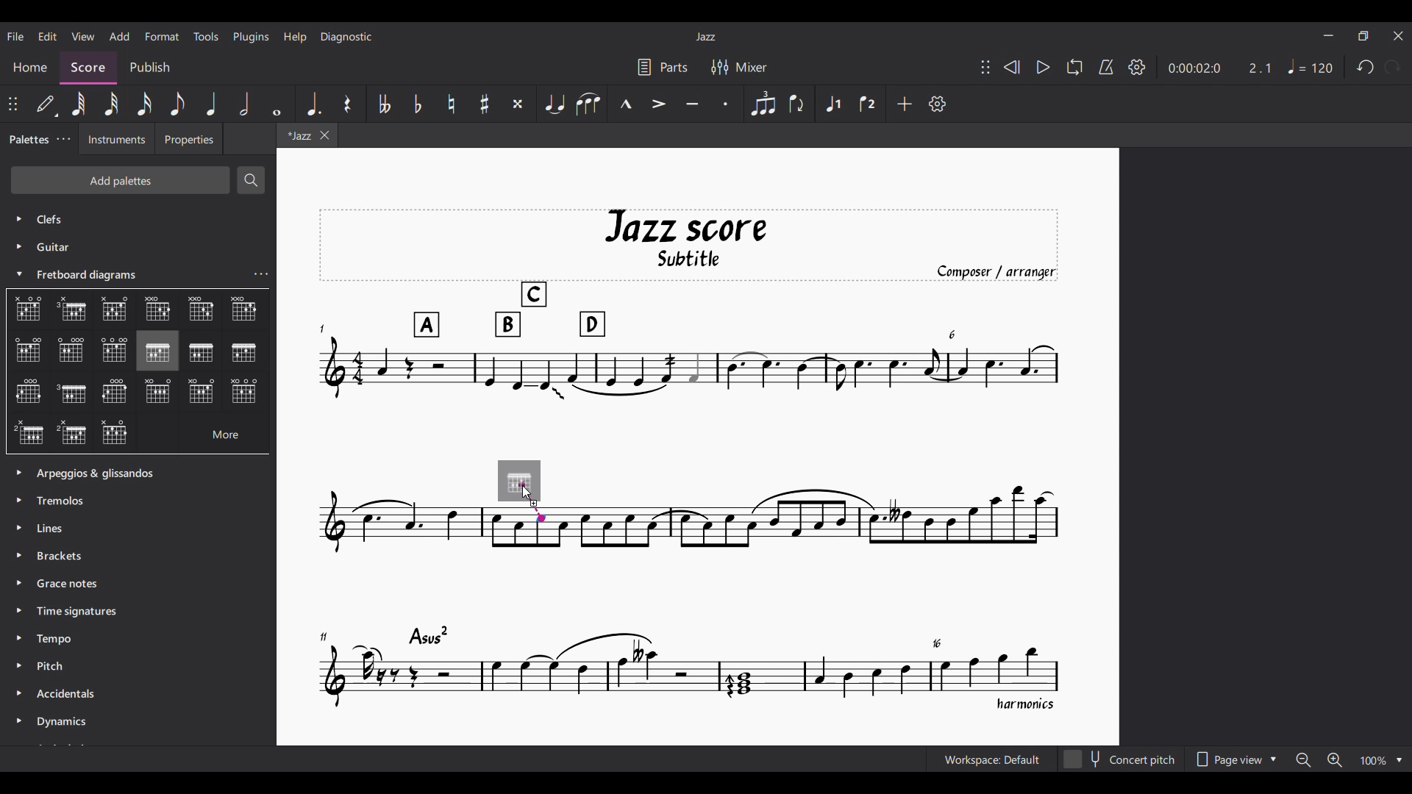 This screenshot has width=1412, height=794. I want to click on Concert pitch toggle, so click(1121, 759).